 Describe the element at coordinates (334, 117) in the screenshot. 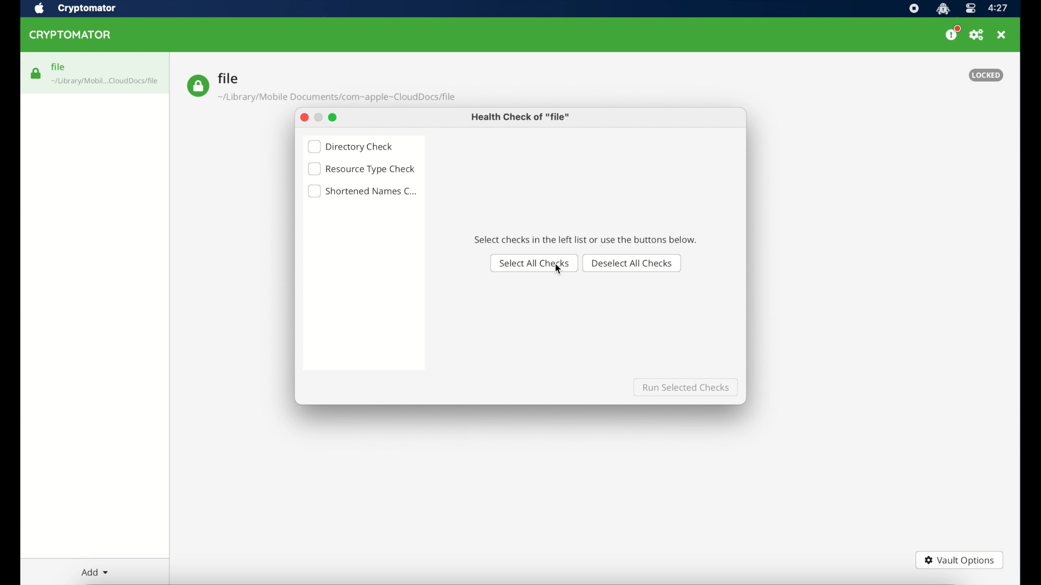

I see `maximize` at that location.